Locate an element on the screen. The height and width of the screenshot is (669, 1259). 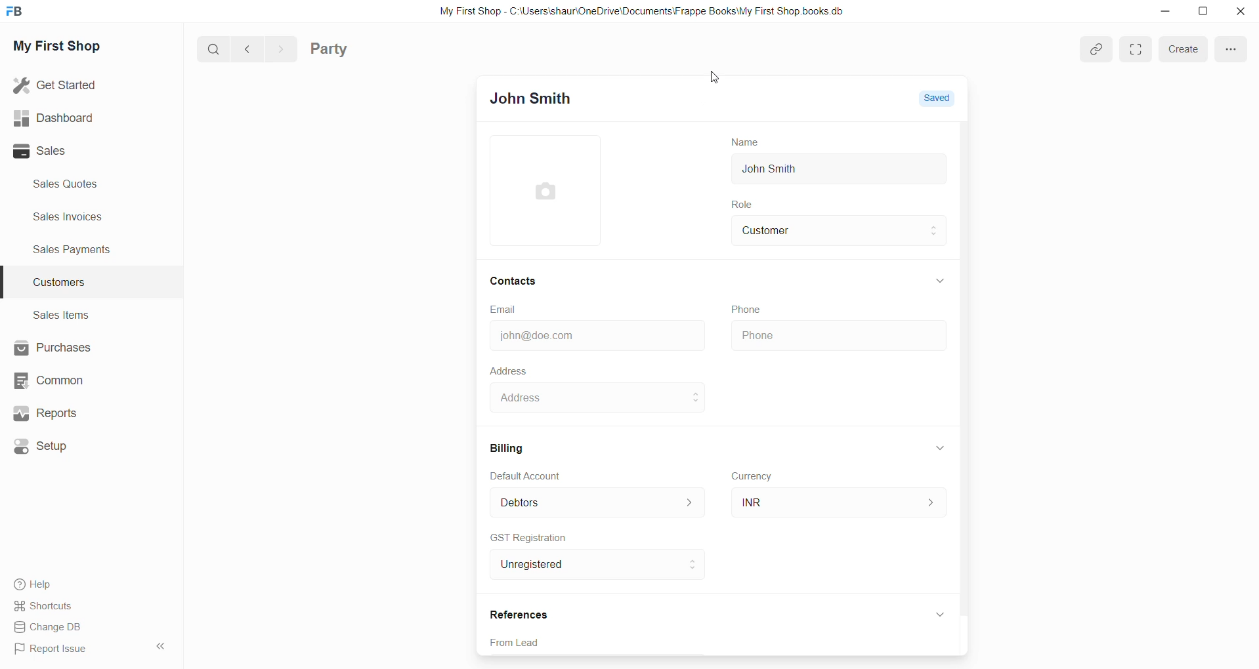
Create is located at coordinates (1187, 52).